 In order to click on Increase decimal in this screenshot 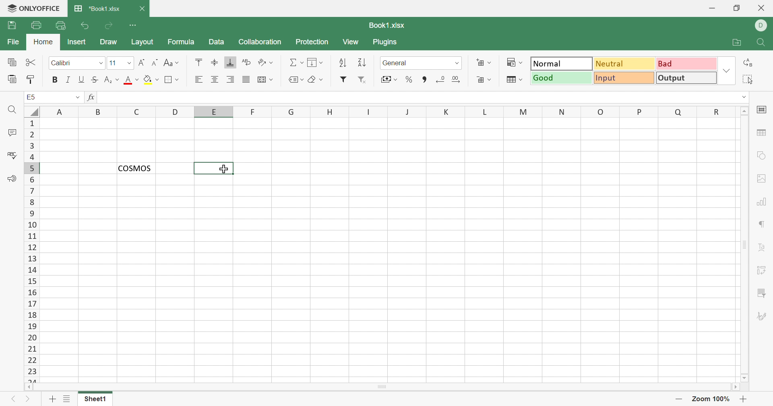, I will do `click(456, 79)`.